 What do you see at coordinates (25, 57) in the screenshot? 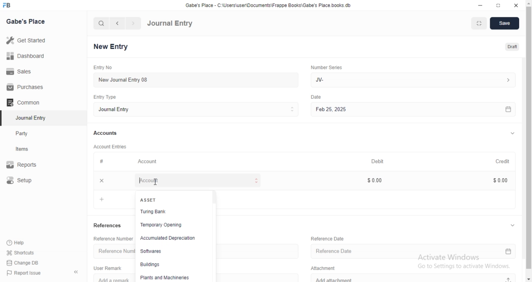
I see `Dashboard` at bounding box center [25, 57].